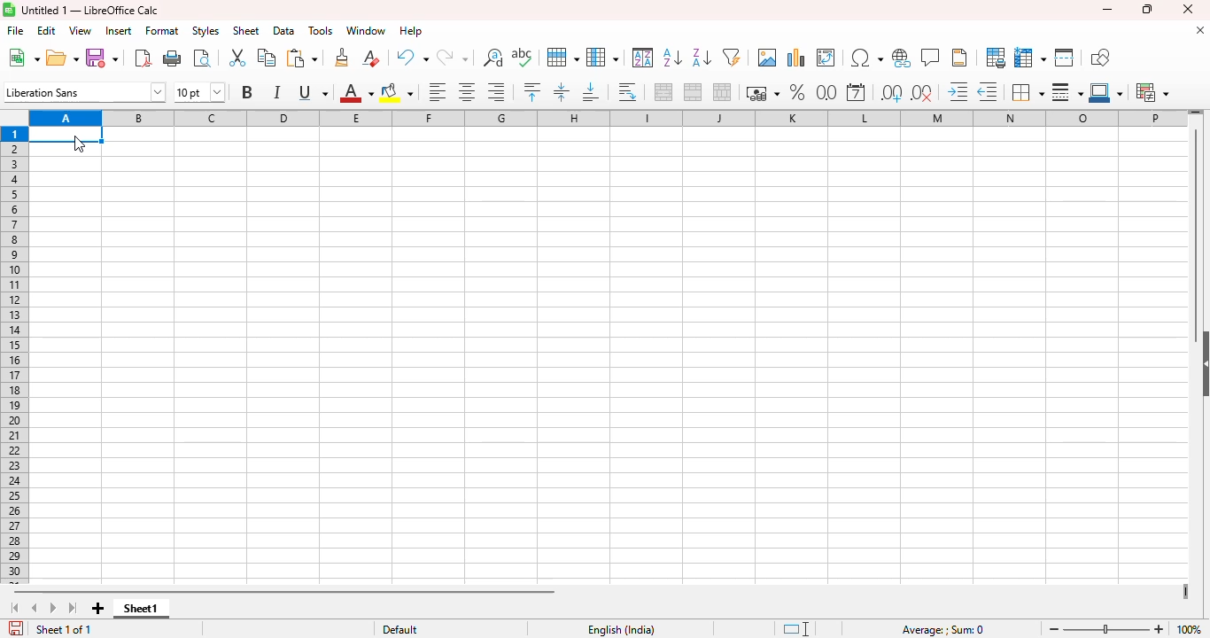 The width and height of the screenshot is (1210, 638). Describe the element at coordinates (276, 92) in the screenshot. I see `italic` at that location.